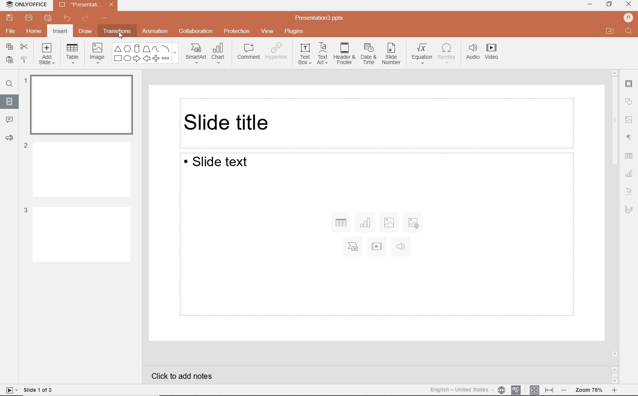 This screenshot has width=638, height=396. I want to click on SQUARE, so click(118, 58).